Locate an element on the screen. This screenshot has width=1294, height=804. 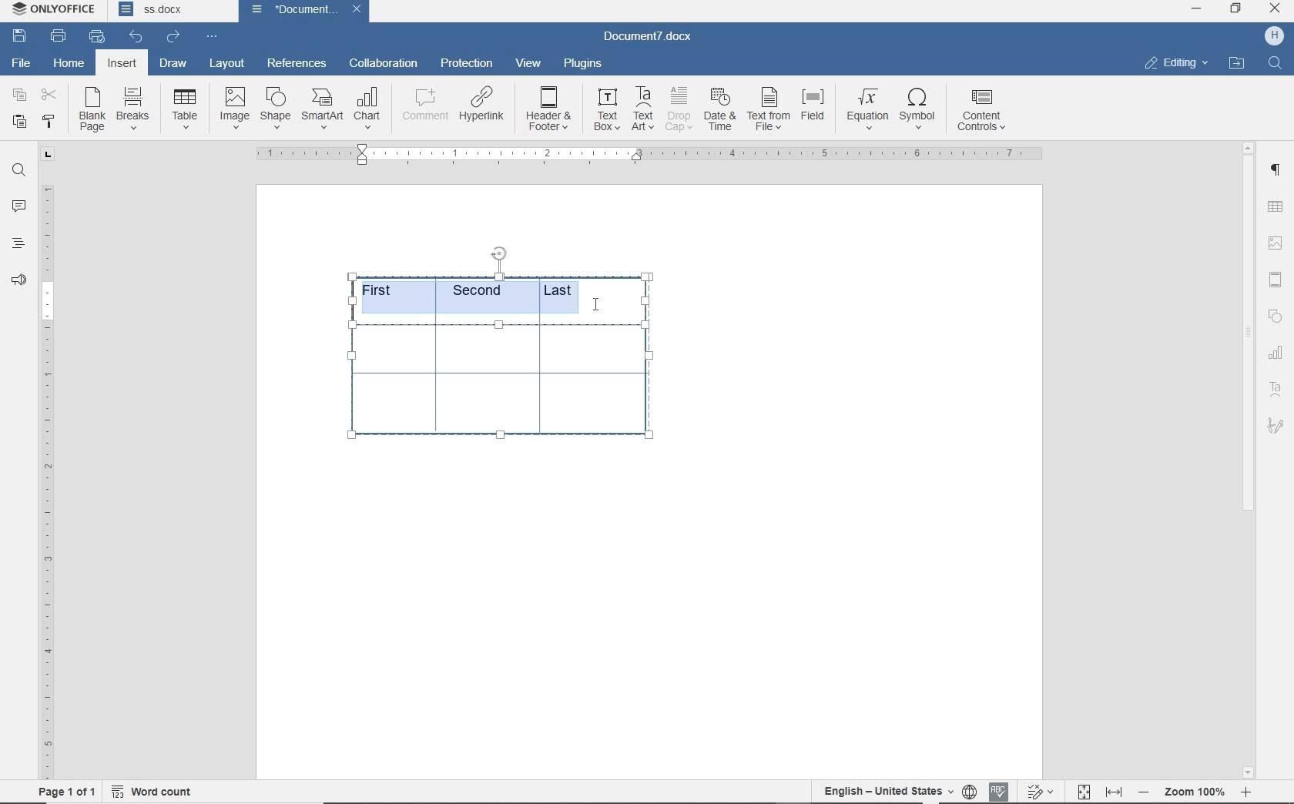
HEADER & FOOTER is located at coordinates (1275, 280).